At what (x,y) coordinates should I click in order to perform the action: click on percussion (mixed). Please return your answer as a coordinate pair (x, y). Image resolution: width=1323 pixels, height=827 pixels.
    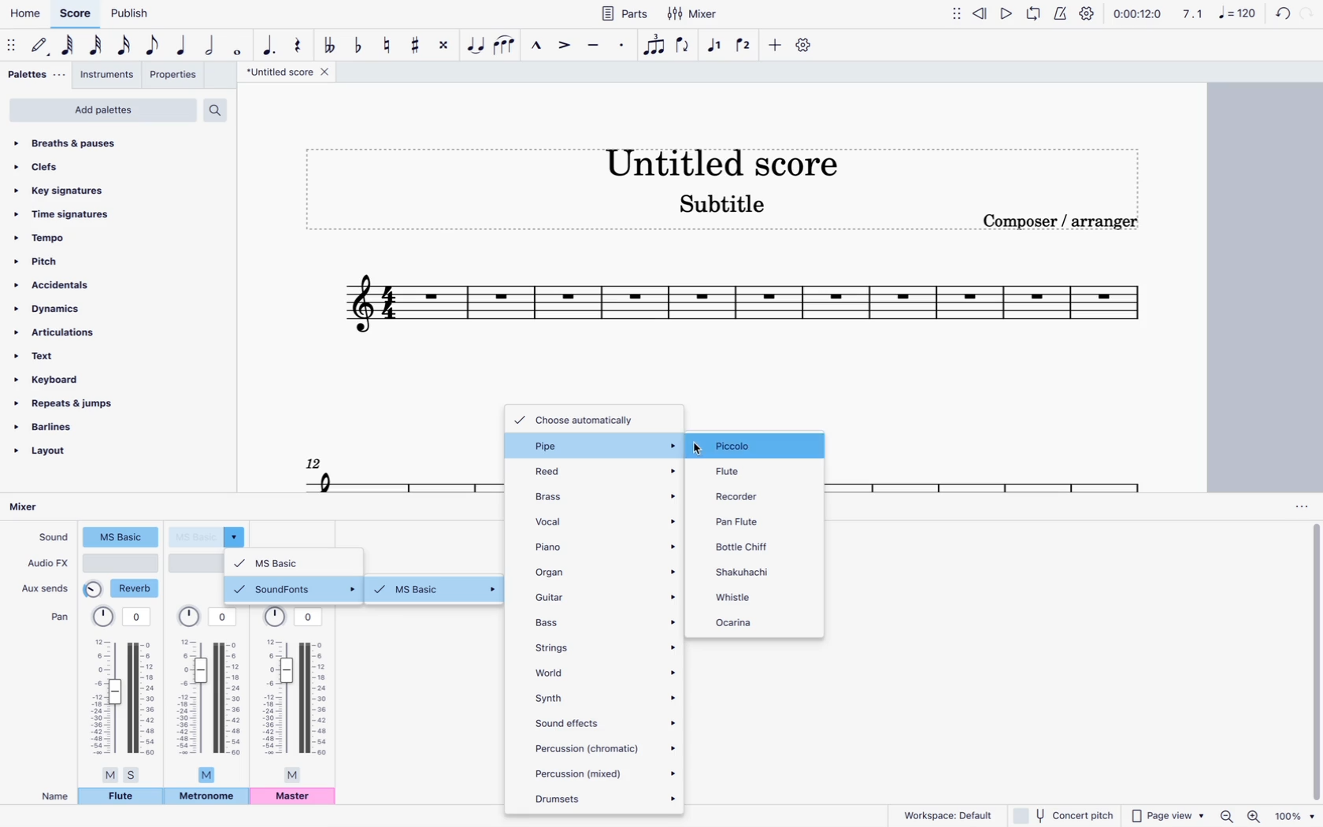
    Looking at the image, I should click on (605, 773).